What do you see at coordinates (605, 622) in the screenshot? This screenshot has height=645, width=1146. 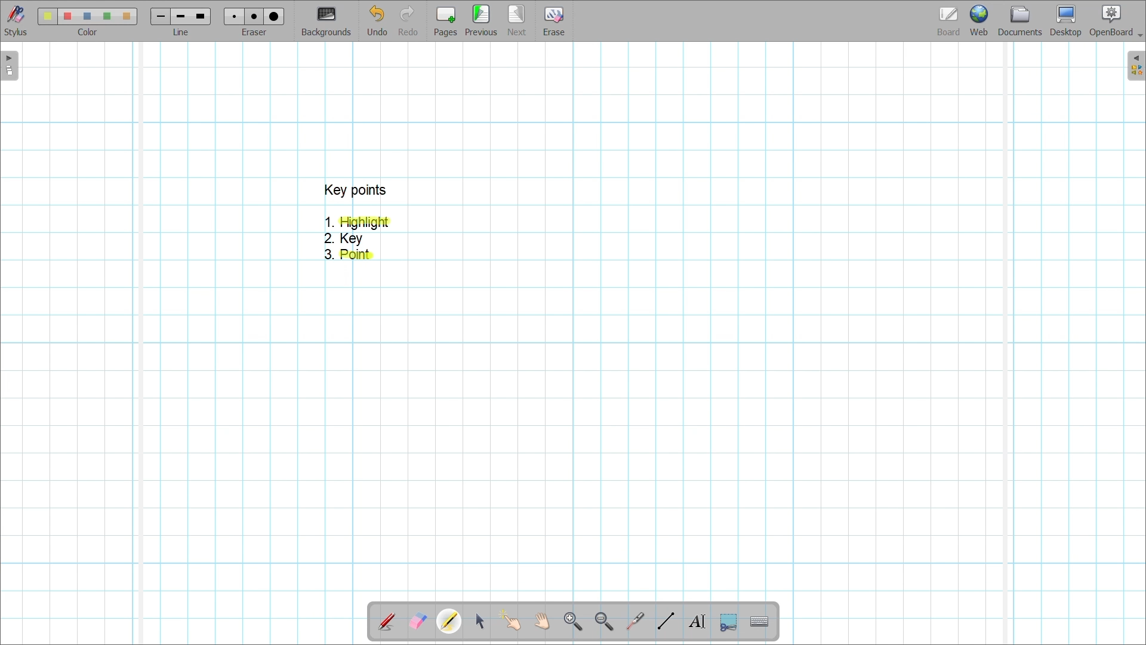 I see `Zoom out` at bounding box center [605, 622].